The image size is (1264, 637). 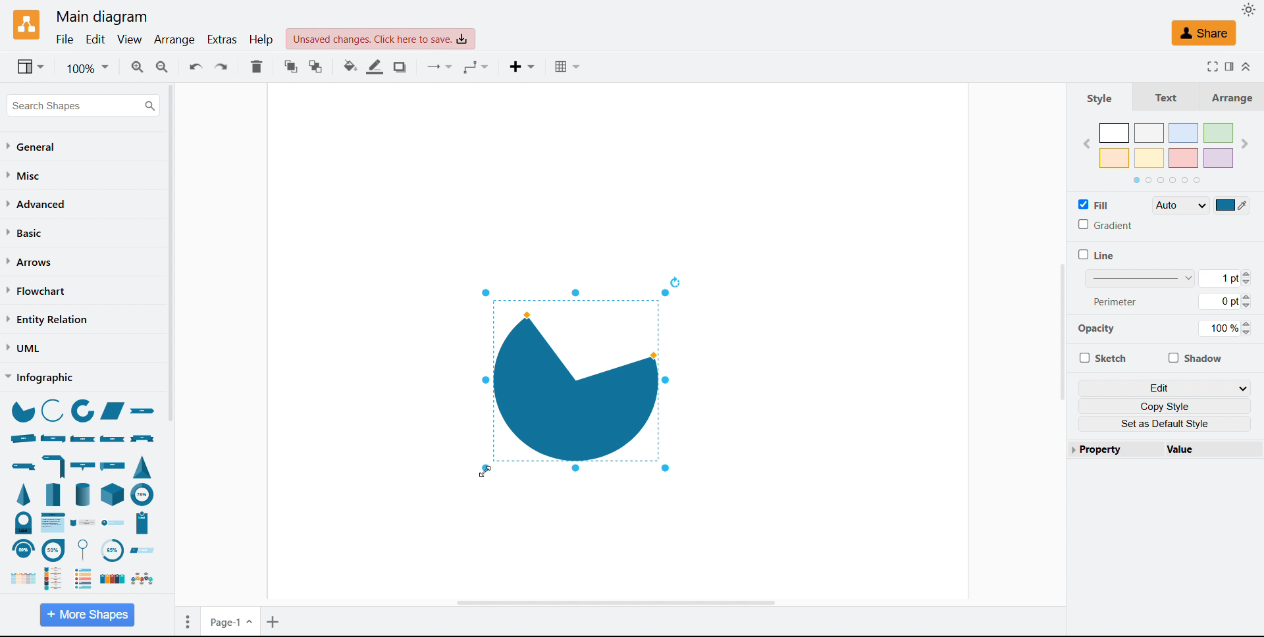 I want to click on Shadow , so click(x=402, y=67).